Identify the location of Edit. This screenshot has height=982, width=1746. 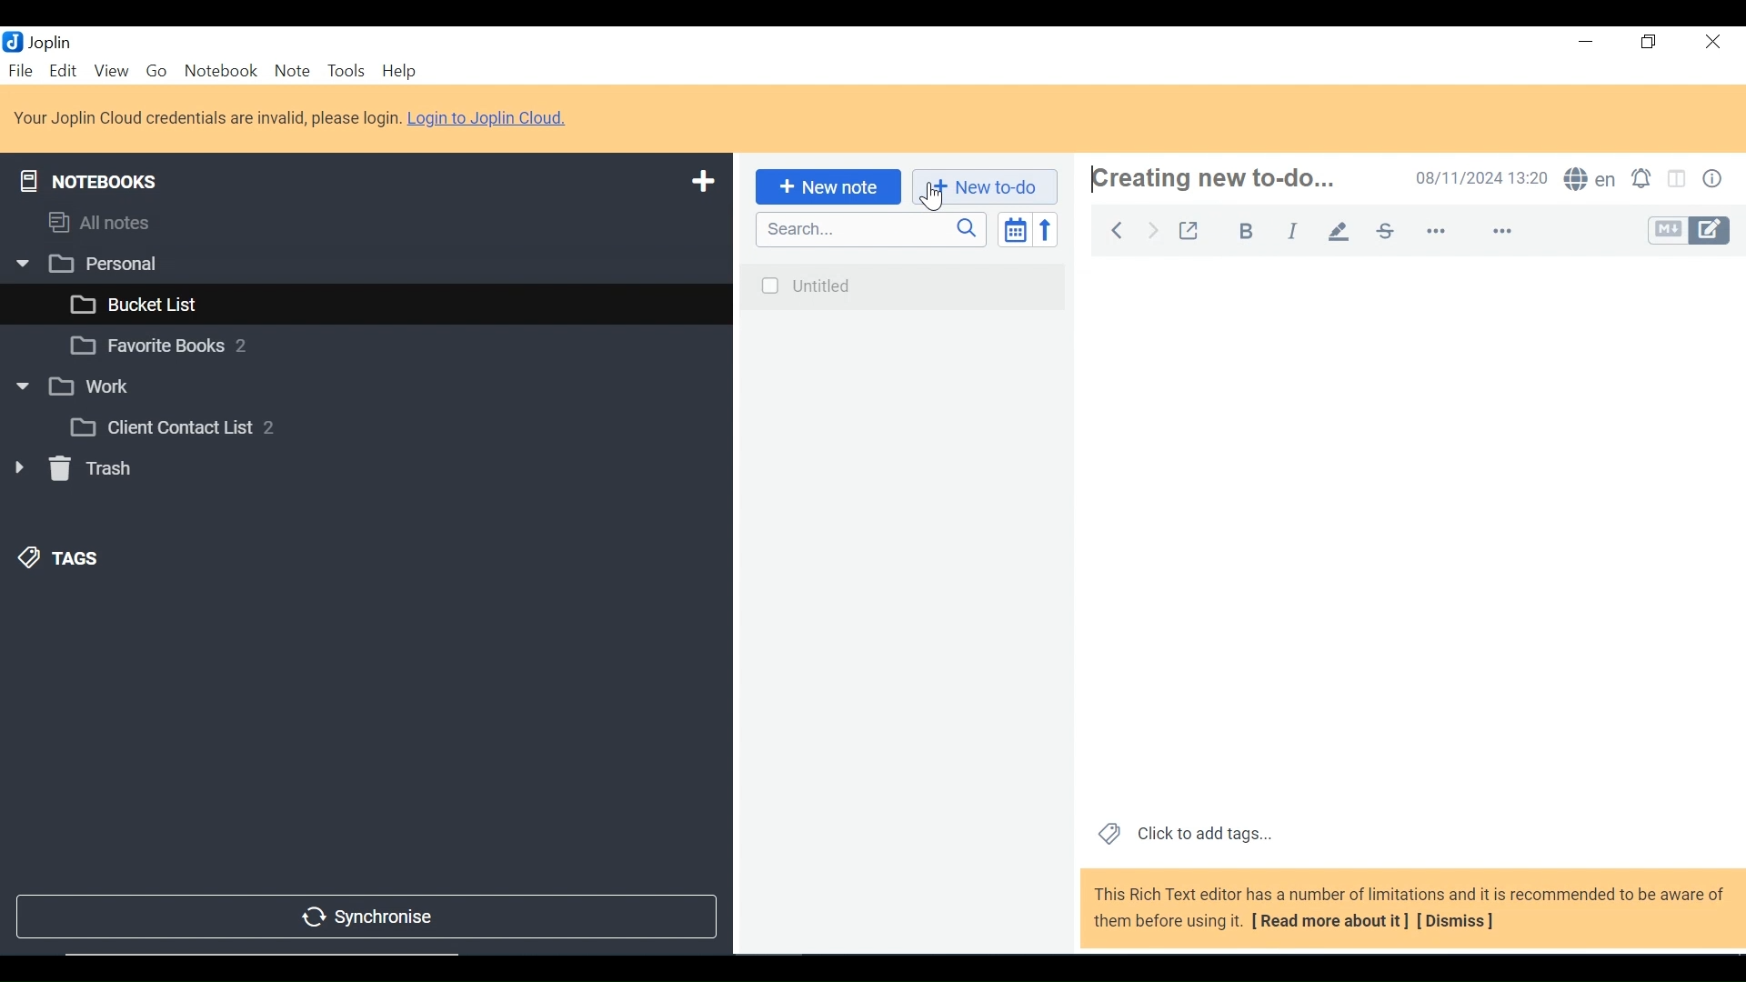
(64, 72).